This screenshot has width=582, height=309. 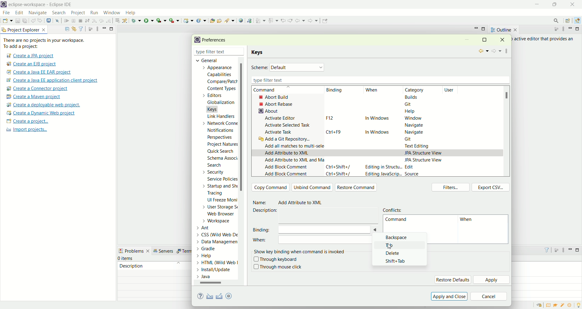 What do you see at coordinates (175, 20) in the screenshot?
I see `run last tool` at bounding box center [175, 20].